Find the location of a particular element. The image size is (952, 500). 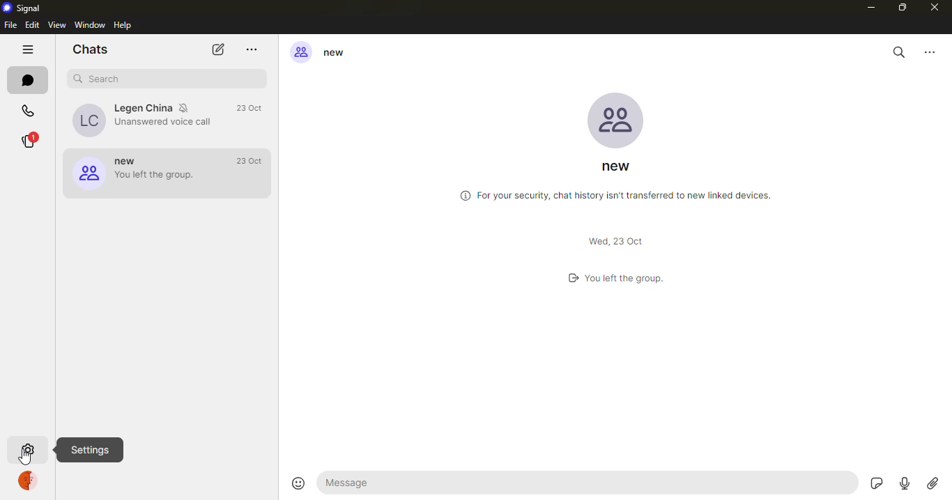

new is located at coordinates (621, 167).